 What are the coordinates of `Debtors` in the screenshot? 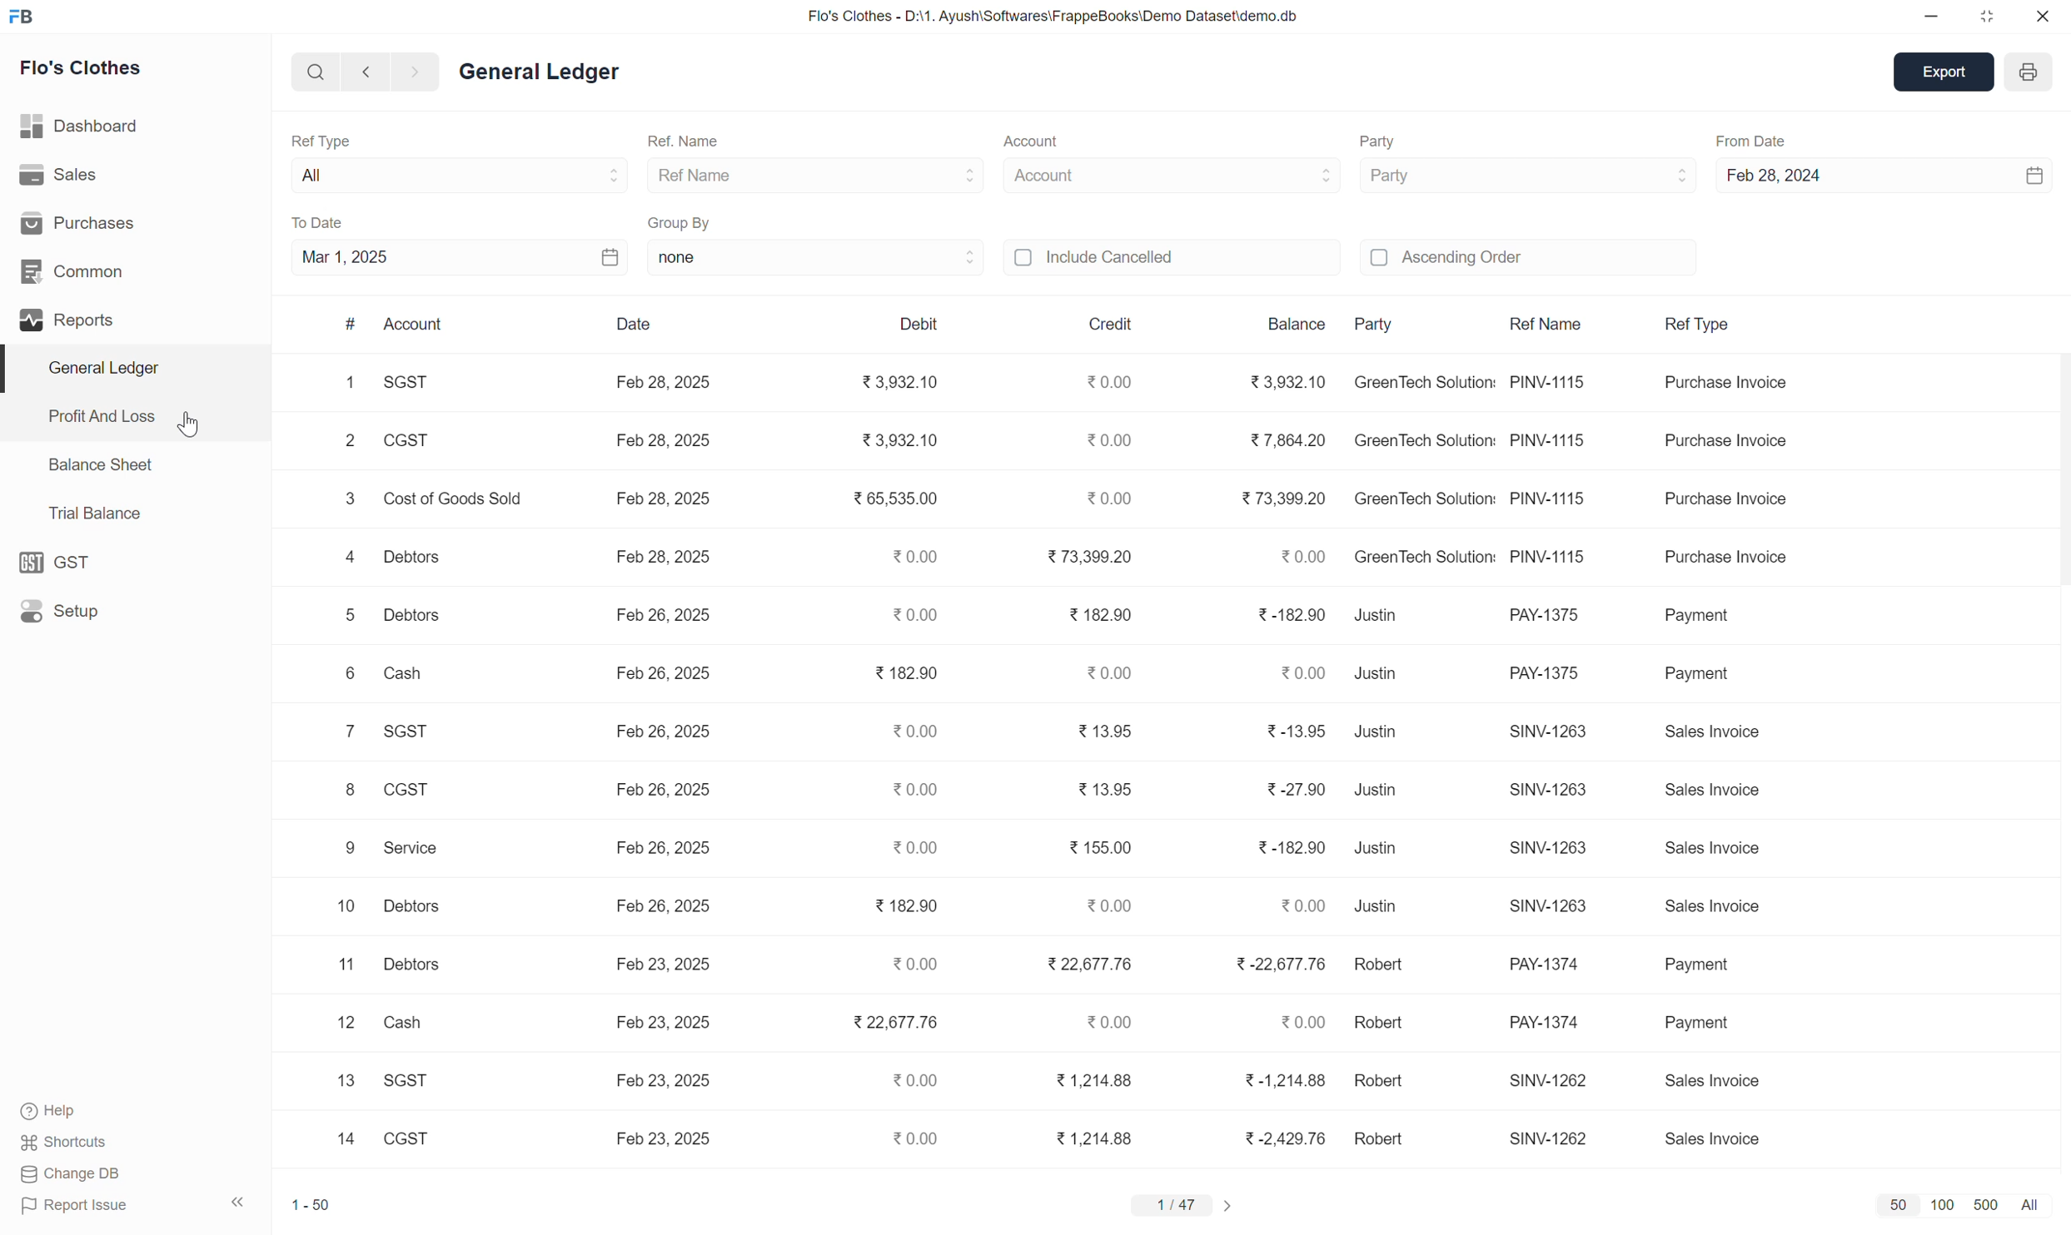 It's located at (422, 561).